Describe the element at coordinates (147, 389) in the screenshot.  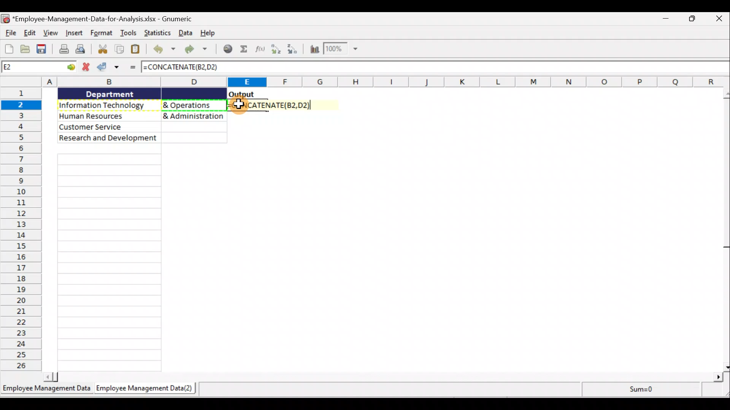
I see `Sheet 2` at that location.